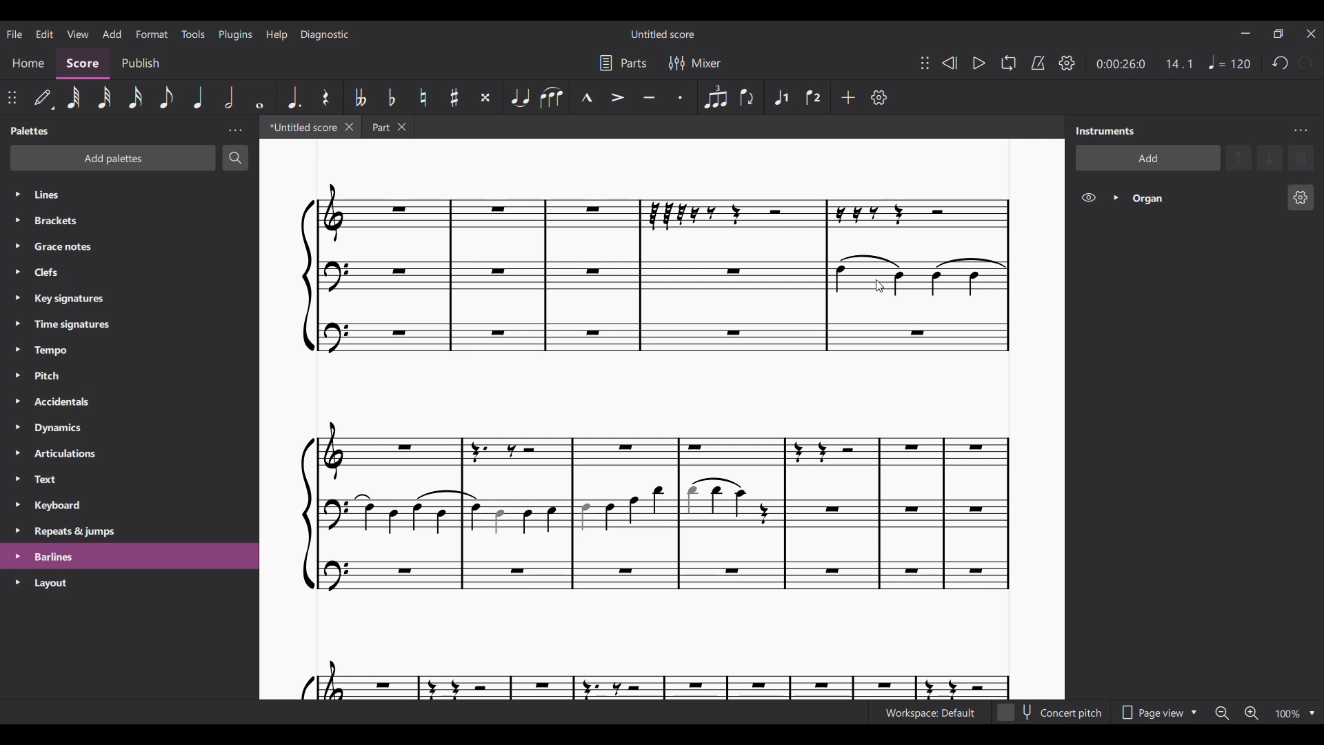  I want to click on Rewind, so click(949, 63).